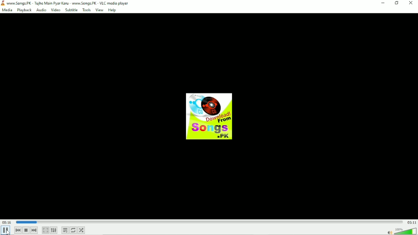 The image size is (418, 235). I want to click on Video, so click(56, 10).